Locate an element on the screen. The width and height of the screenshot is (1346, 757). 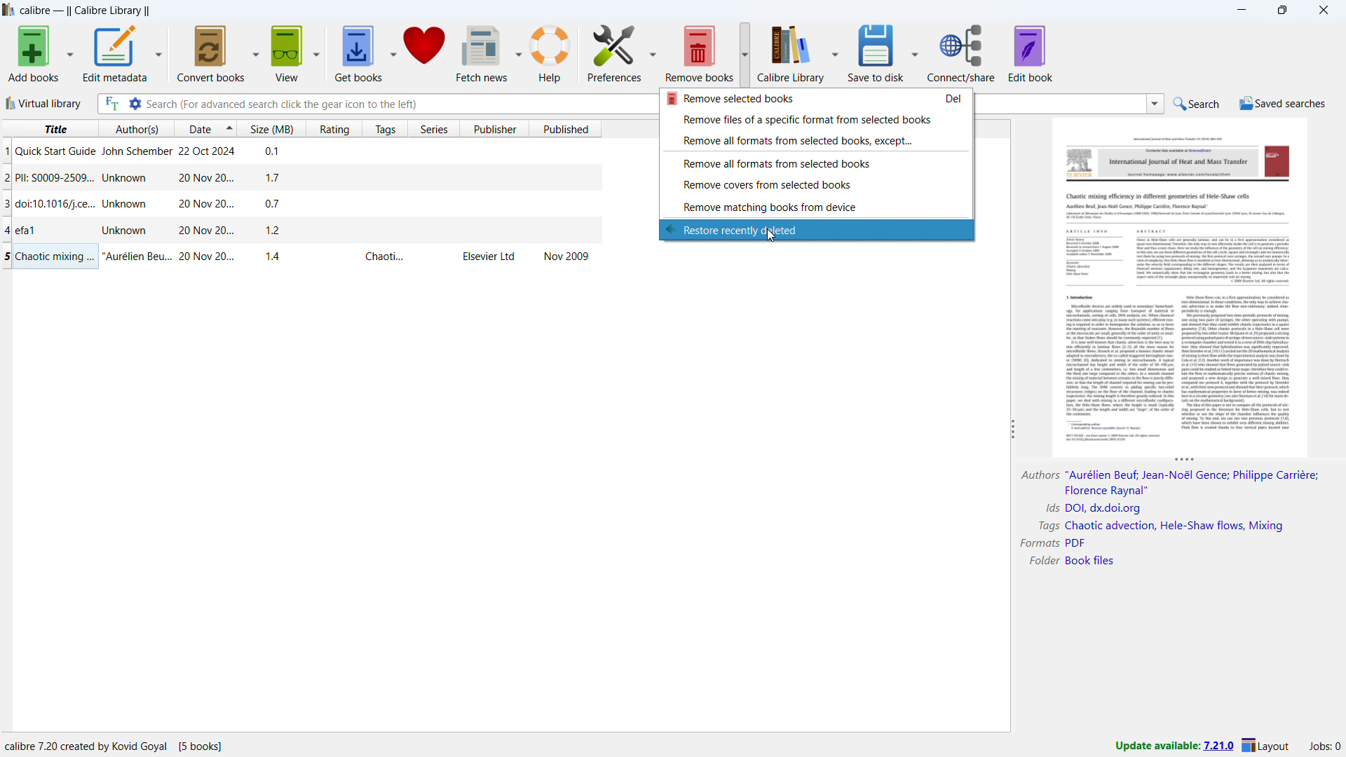
saved searches menu is located at coordinates (1282, 103).